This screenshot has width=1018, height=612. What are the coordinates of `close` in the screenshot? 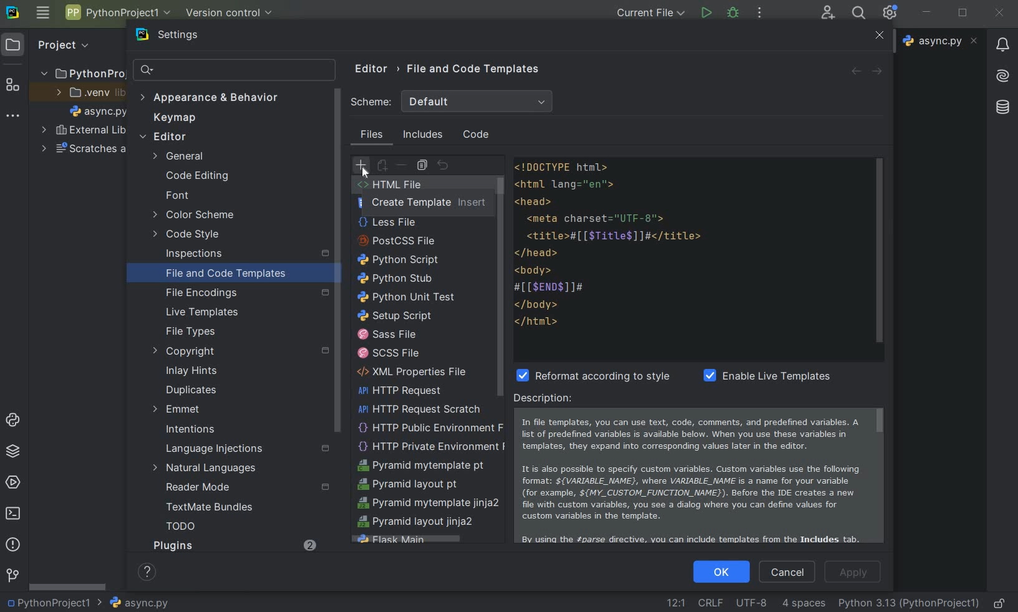 It's located at (1000, 12).